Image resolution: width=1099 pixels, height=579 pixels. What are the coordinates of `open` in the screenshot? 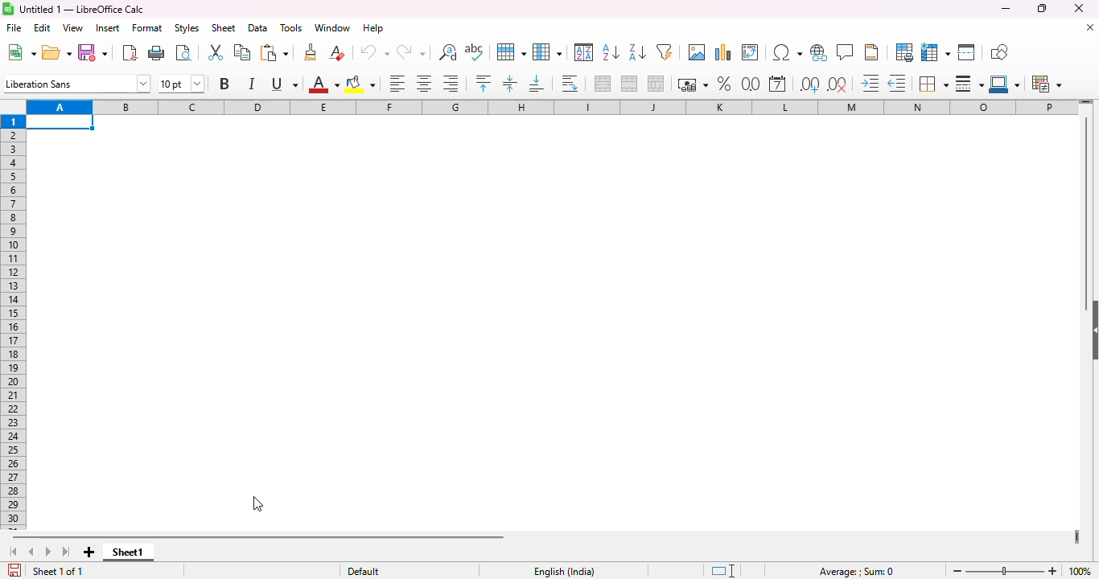 It's located at (56, 53).